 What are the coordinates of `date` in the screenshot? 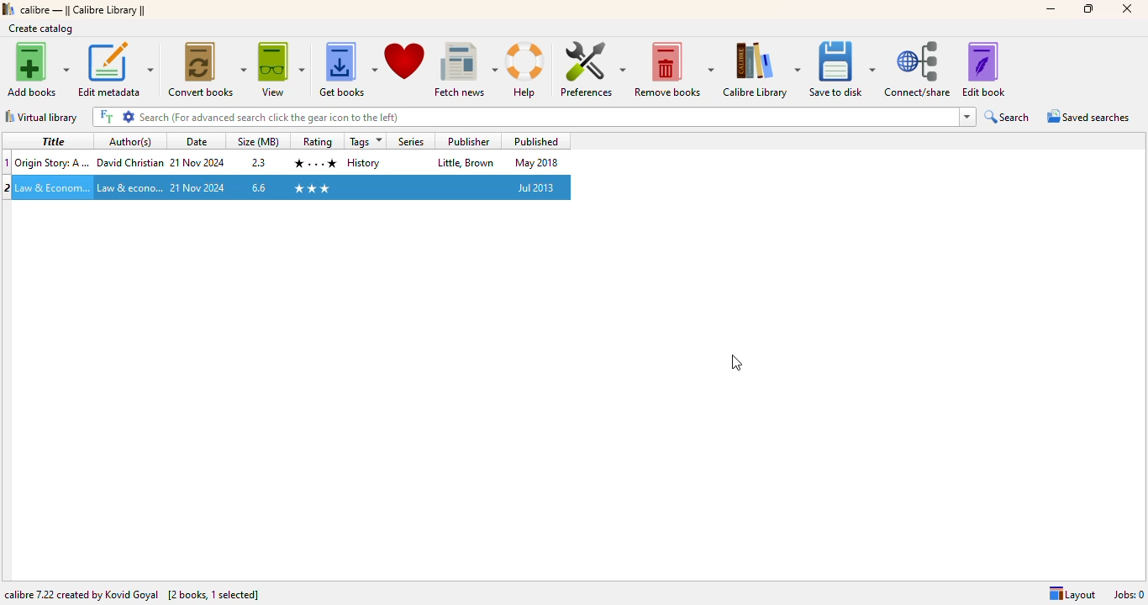 It's located at (198, 188).